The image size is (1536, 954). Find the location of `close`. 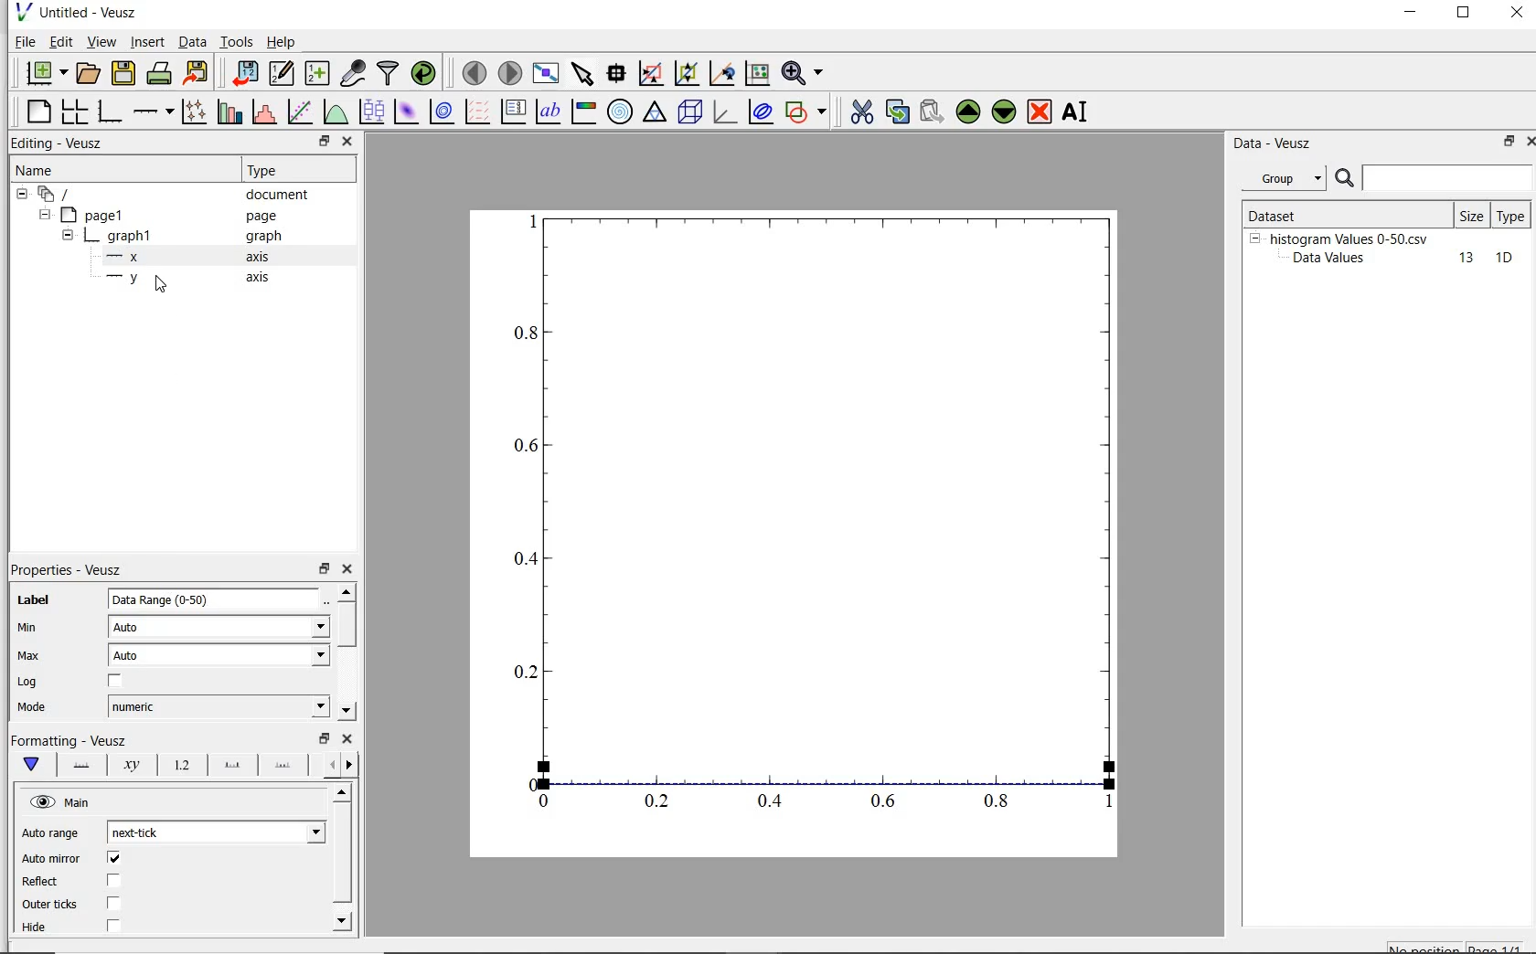

close is located at coordinates (347, 738).